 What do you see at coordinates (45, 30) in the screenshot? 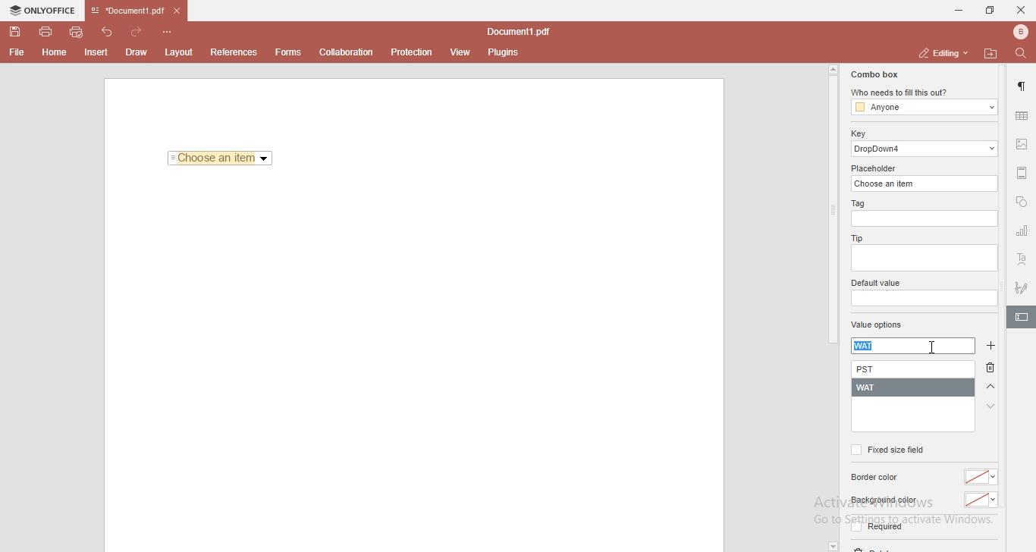
I see `print` at bounding box center [45, 30].